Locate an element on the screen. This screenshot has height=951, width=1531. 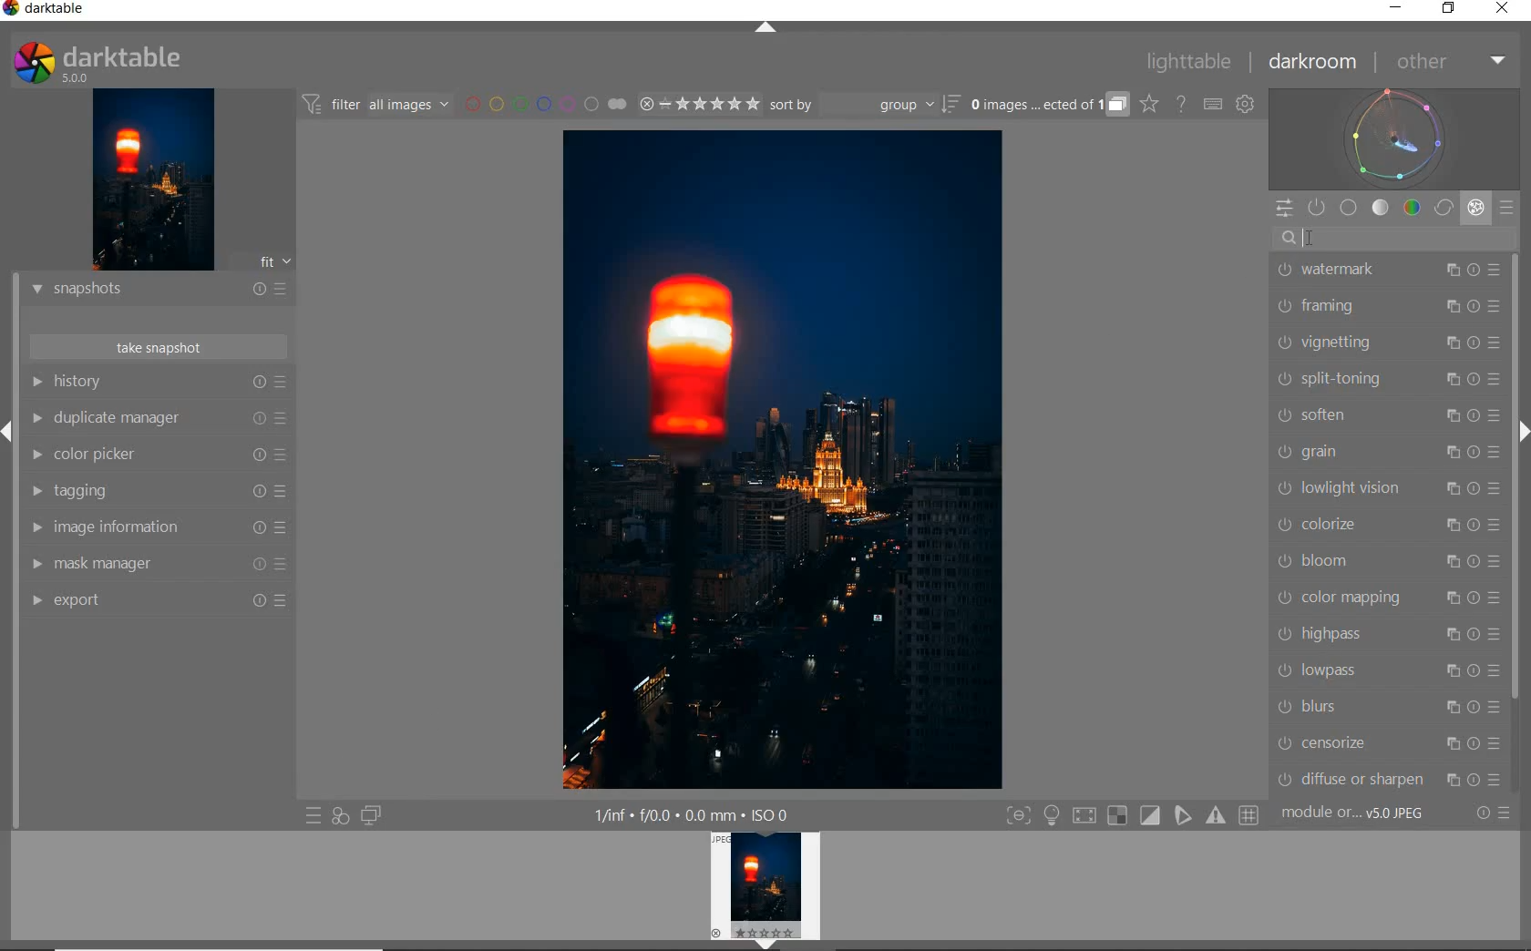
BASE is located at coordinates (1351, 208).